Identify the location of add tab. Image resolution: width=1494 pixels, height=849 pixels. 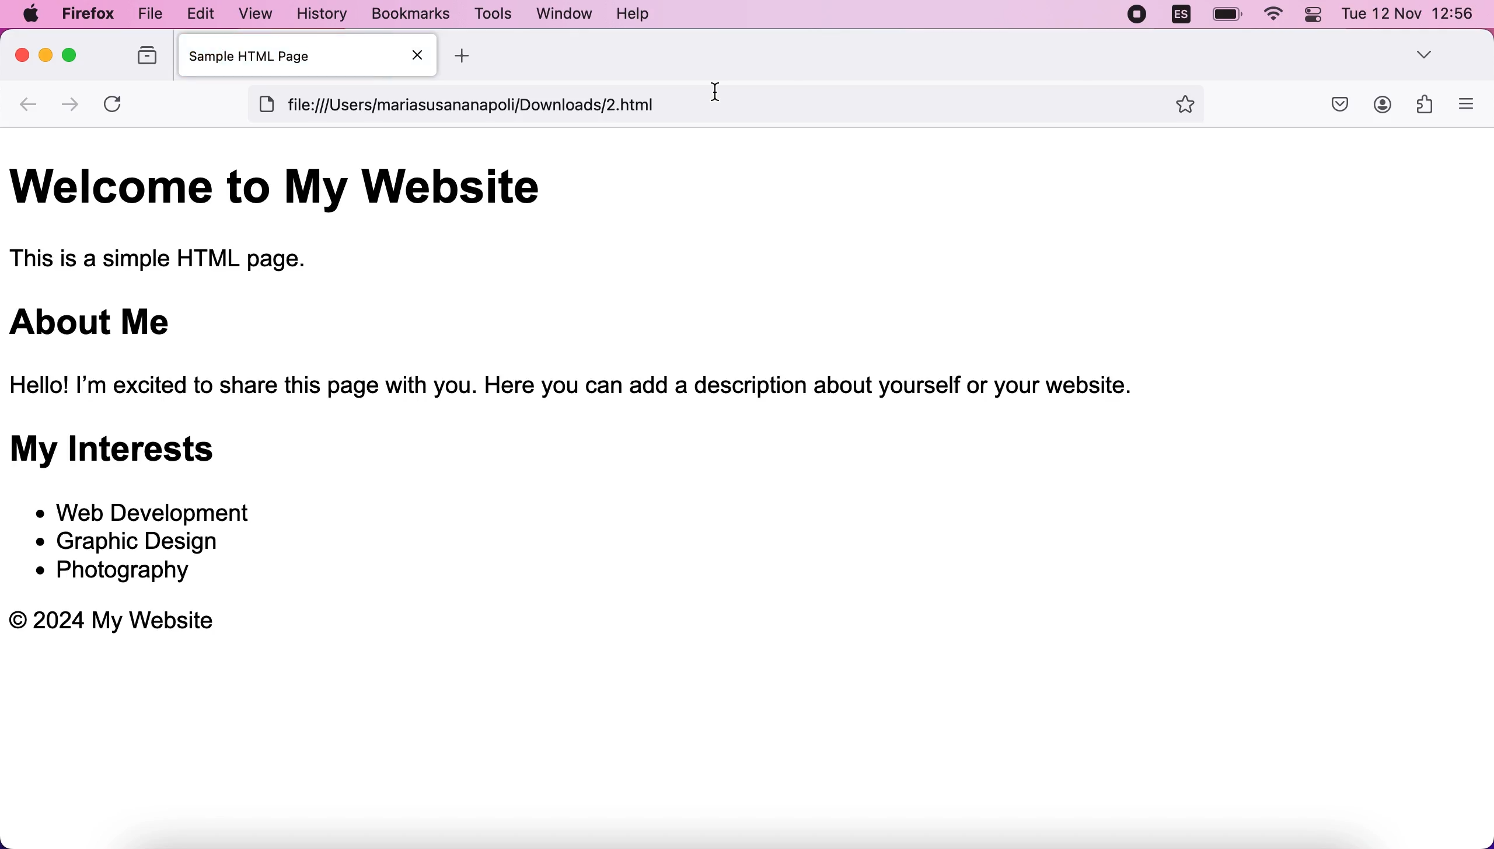
(482, 55).